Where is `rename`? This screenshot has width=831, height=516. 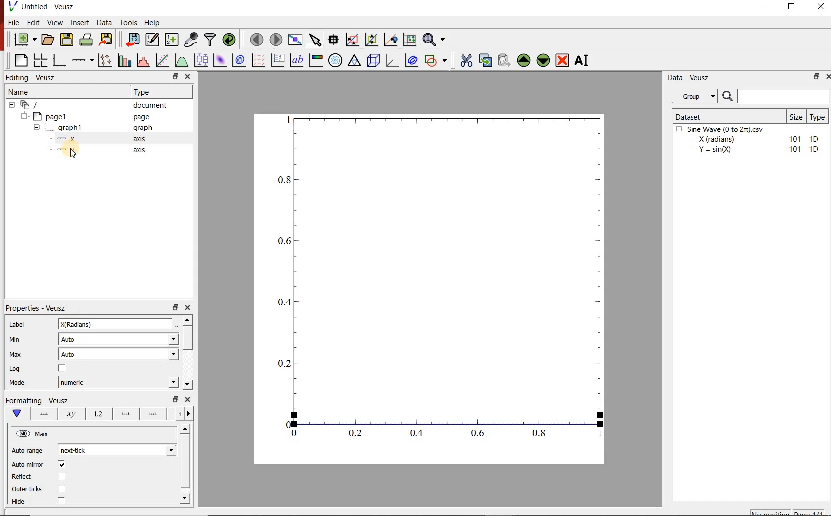 rename is located at coordinates (584, 61).